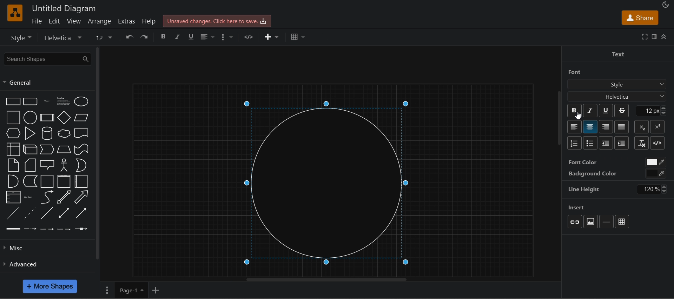 The height and width of the screenshot is (299, 674). I want to click on dotted line, so click(31, 214).